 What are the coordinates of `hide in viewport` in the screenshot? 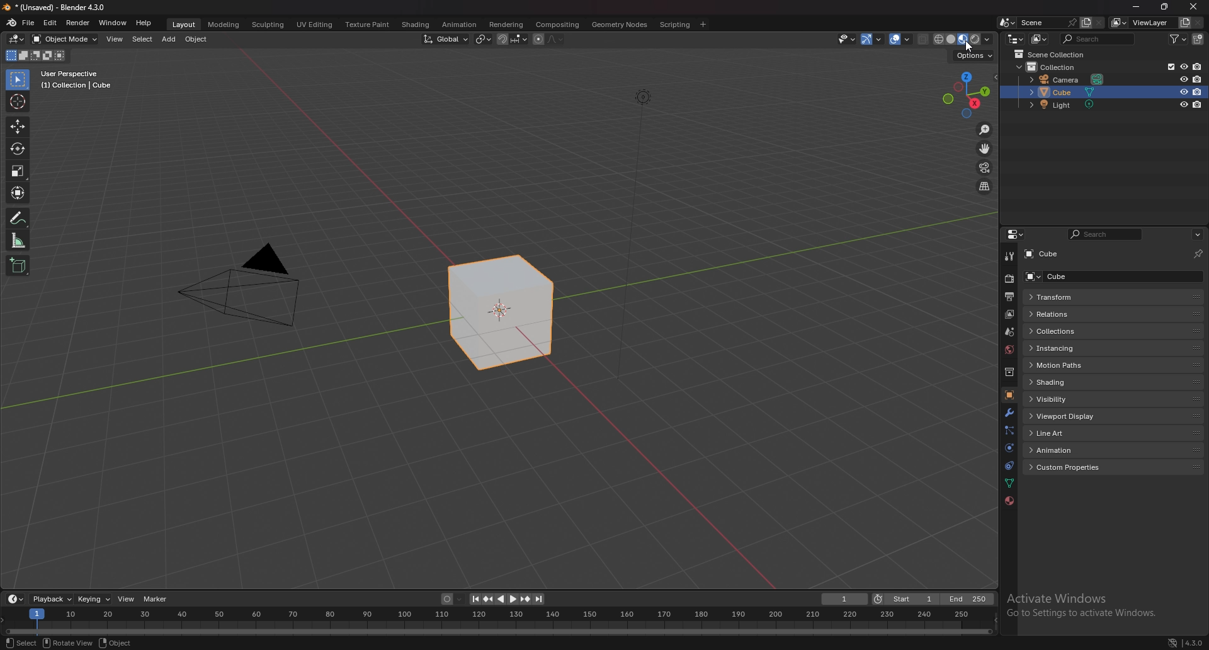 It's located at (1183, 91).